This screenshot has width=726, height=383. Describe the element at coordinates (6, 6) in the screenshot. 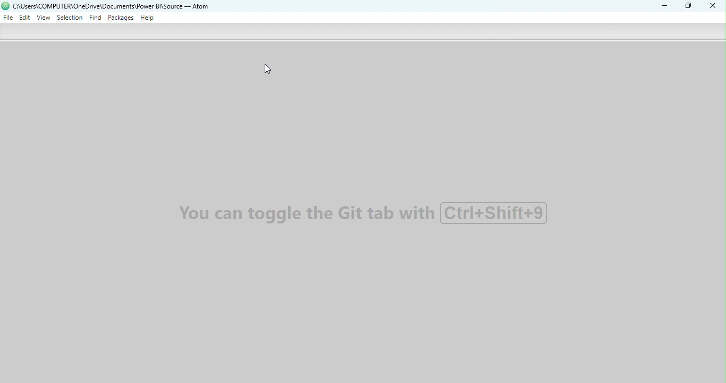

I see `logo ` at that location.